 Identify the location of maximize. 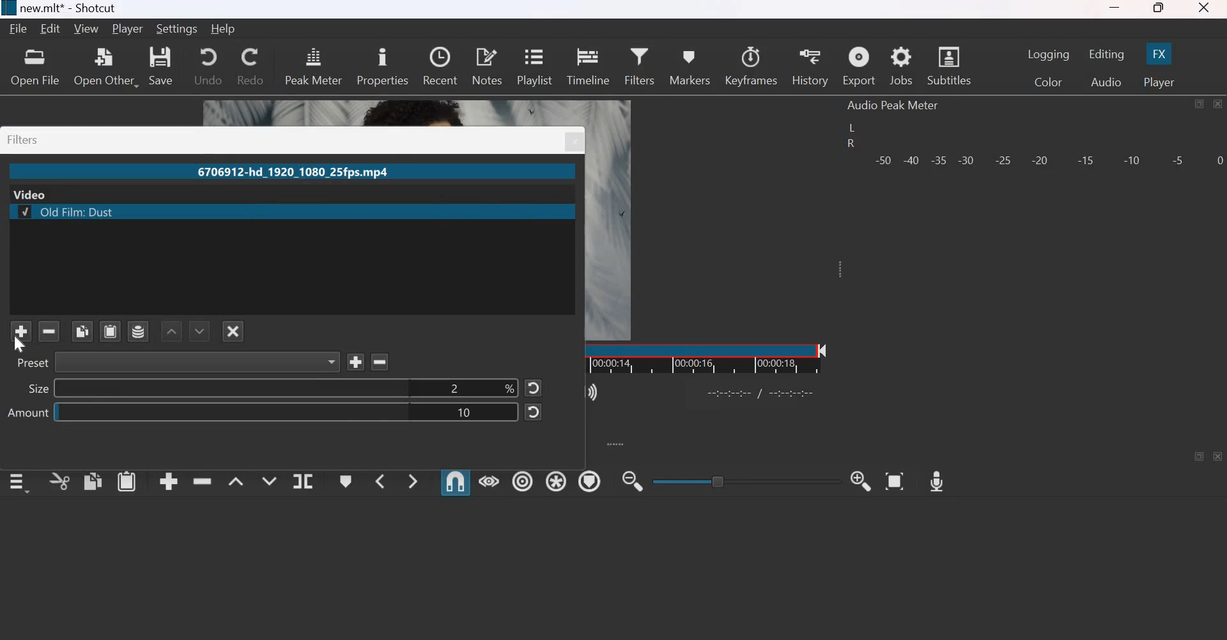
(1200, 103).